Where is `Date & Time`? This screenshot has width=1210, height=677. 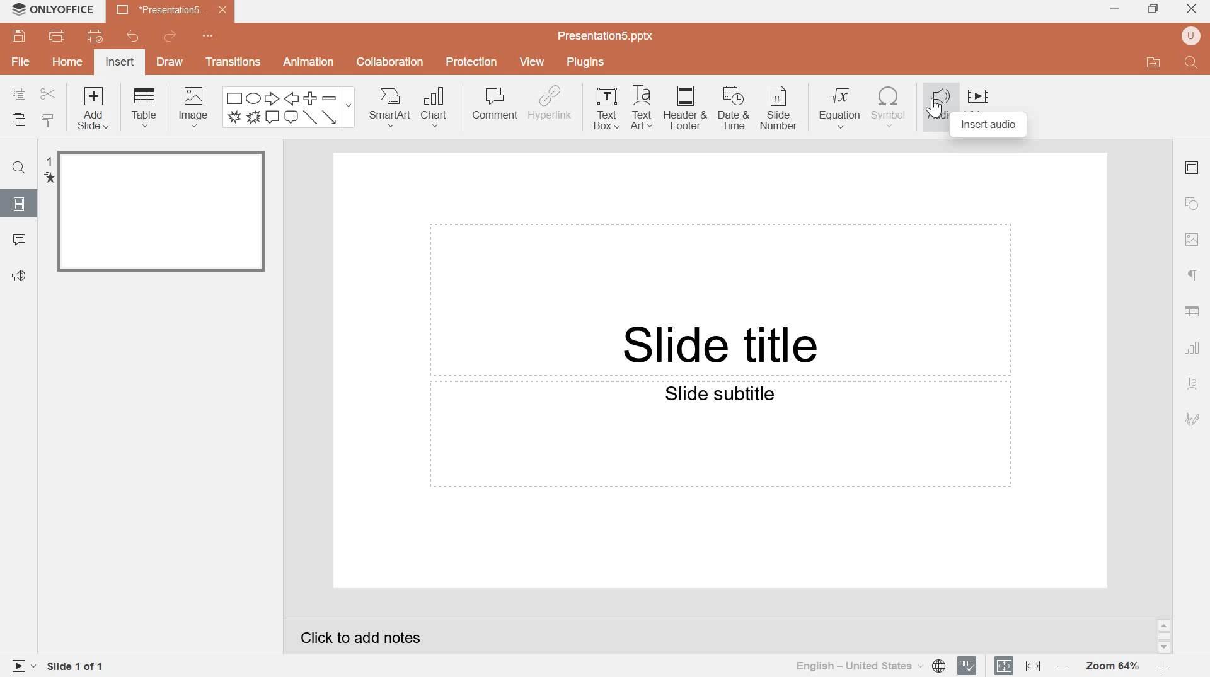 Date & Time is located at coordinates (735, 109).